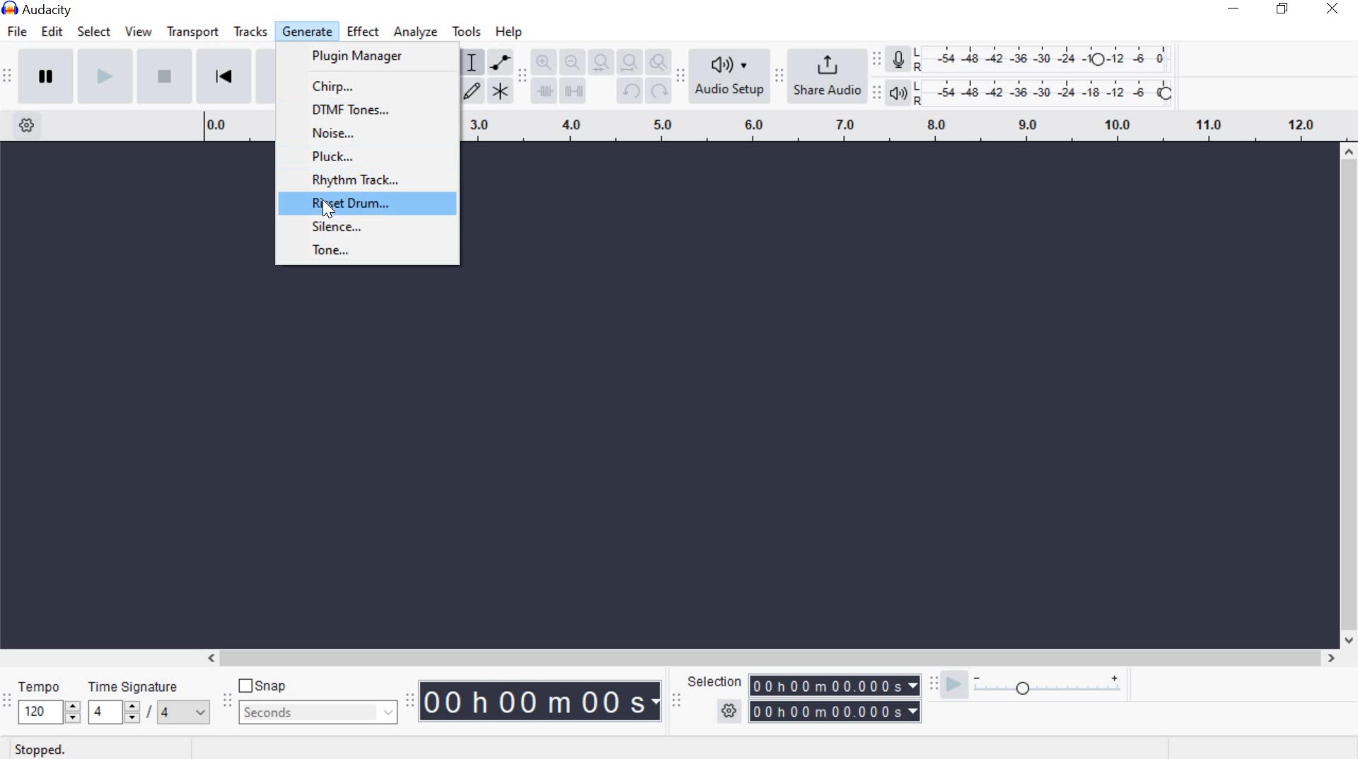 This screenshot has width=1358, height=759. Describe the element at coordinates (319, 713) in the screenshot. I see `seconds` at that location.